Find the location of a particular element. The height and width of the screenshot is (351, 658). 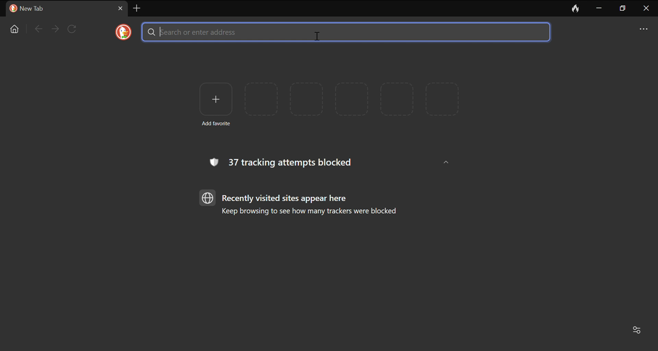

Home is located at coordinates (15, 29).